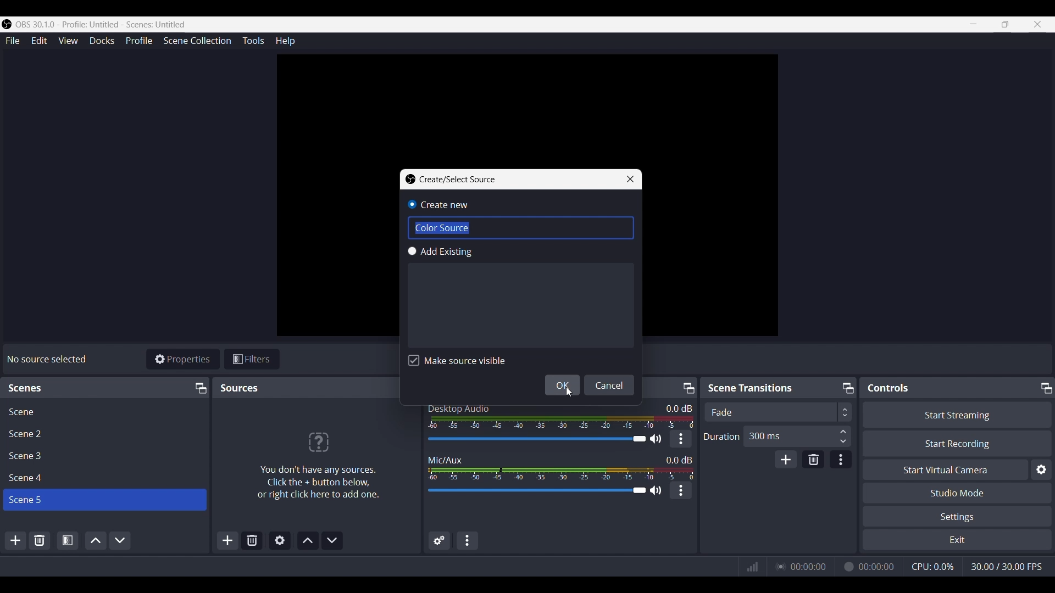 This screenshot has width=1055, height=593. What do you see at coordinates (1041, 468) in the screenshot?
I see `Settings` at bounding box center [1041, 468].